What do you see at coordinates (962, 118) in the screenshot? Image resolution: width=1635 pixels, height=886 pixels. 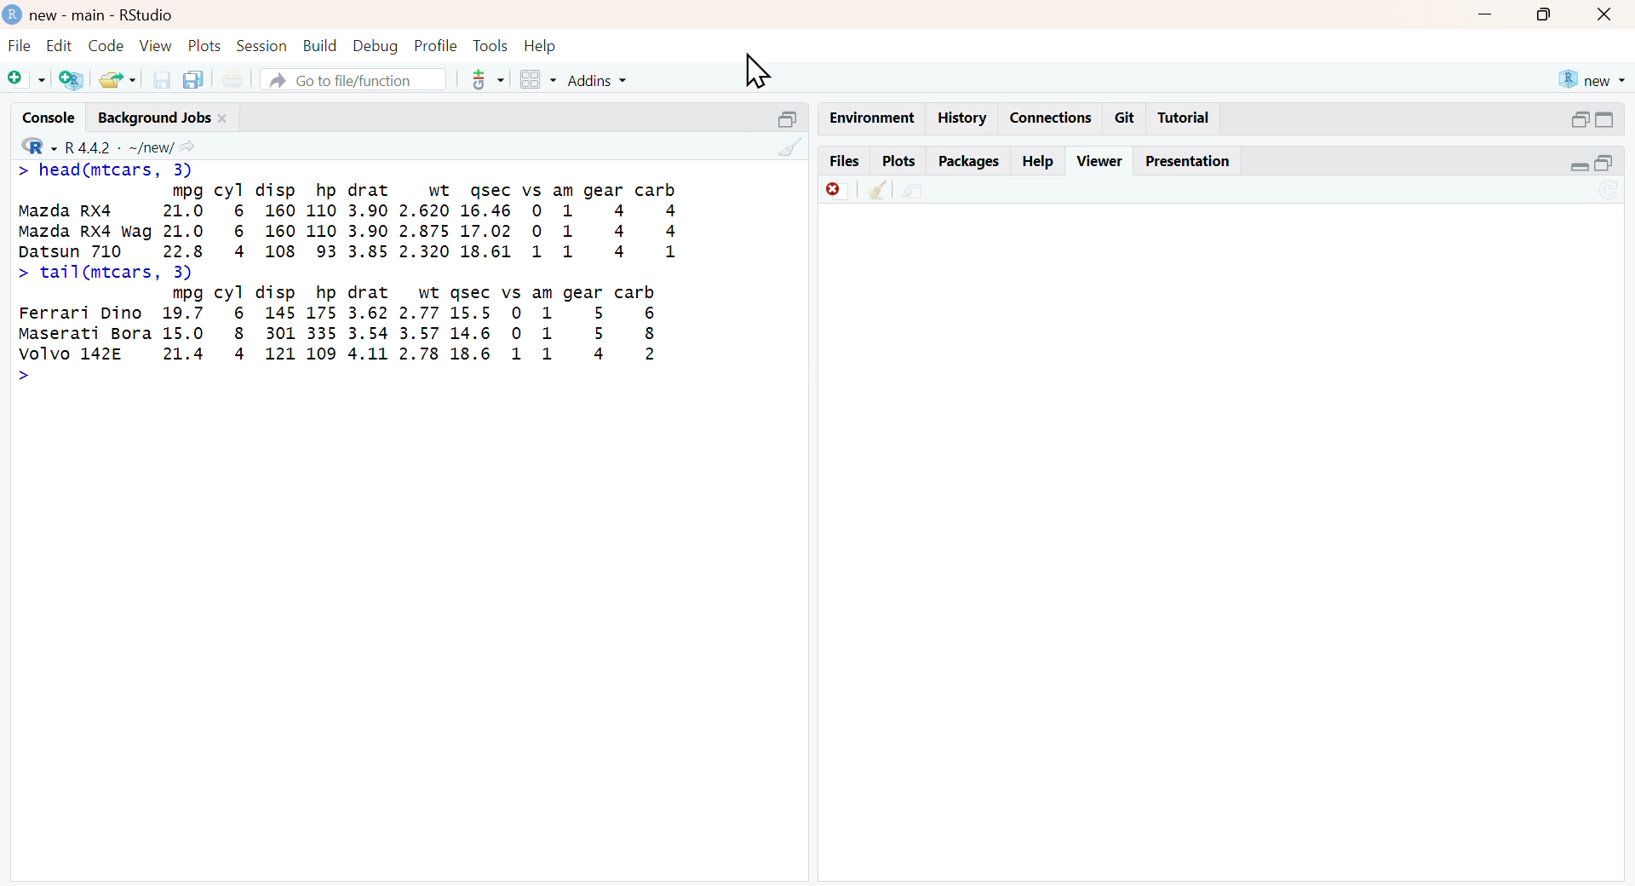 I see `History` at bounding box center [962, 118].